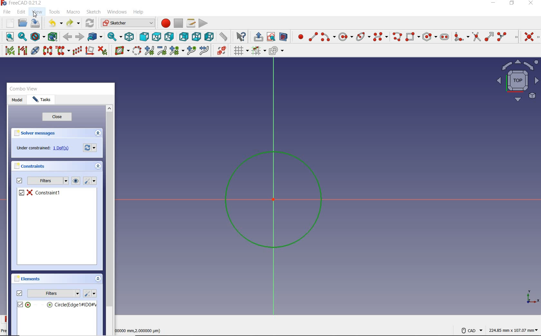 The height and width of the screenshot is (336, 541). What do you see at coordinates (23, 23) in the screenshot?
I see `open` at bounding box center [23, 23].